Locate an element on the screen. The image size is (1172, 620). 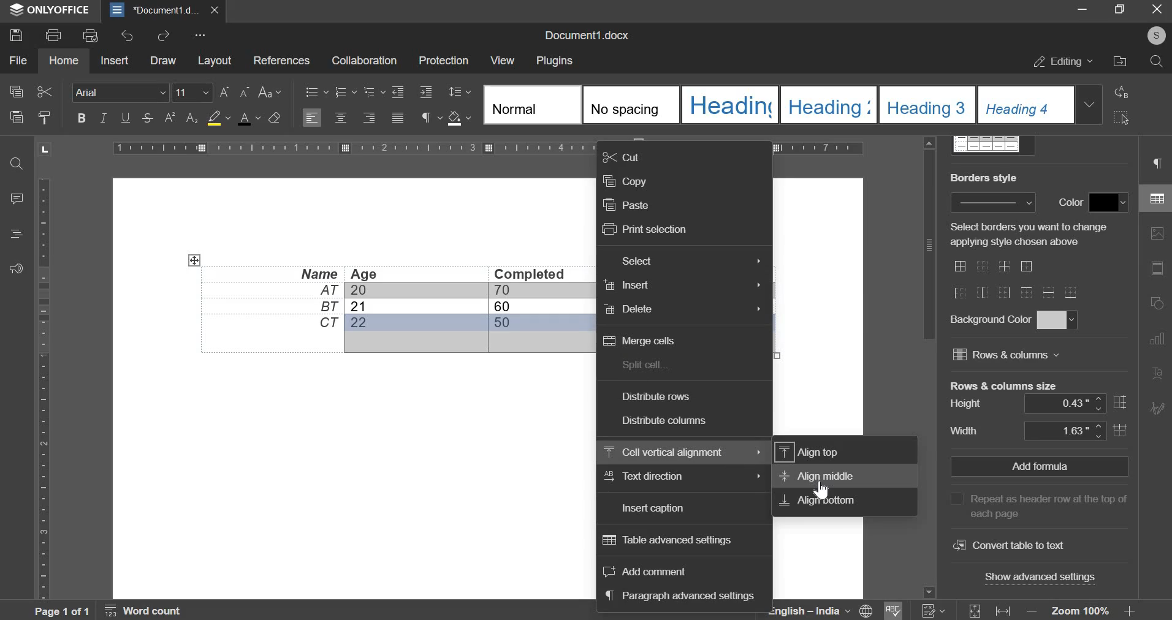
paragraph advanced settings is located at coordinates (679, 595).